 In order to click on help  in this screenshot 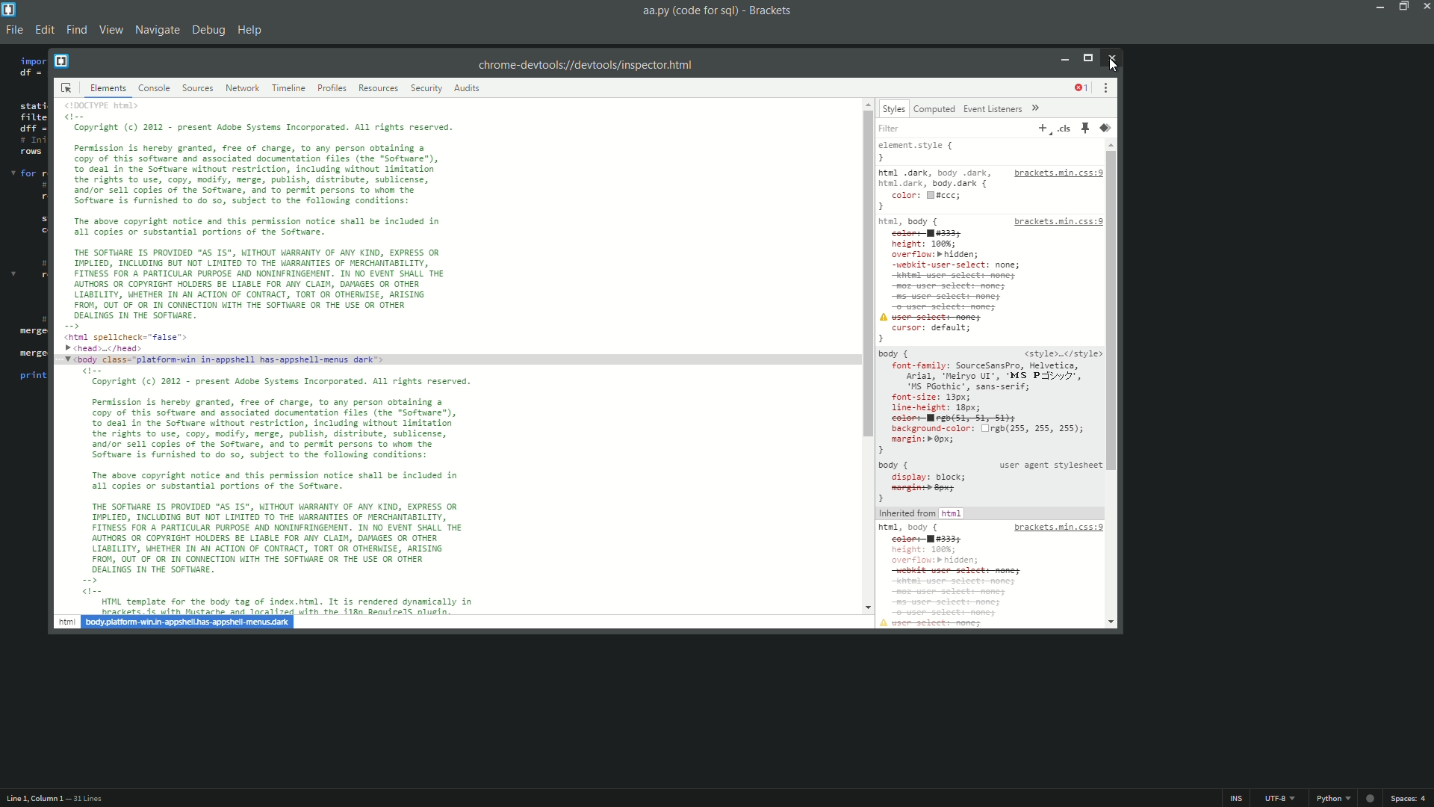, I will do `click(252, 29)`.